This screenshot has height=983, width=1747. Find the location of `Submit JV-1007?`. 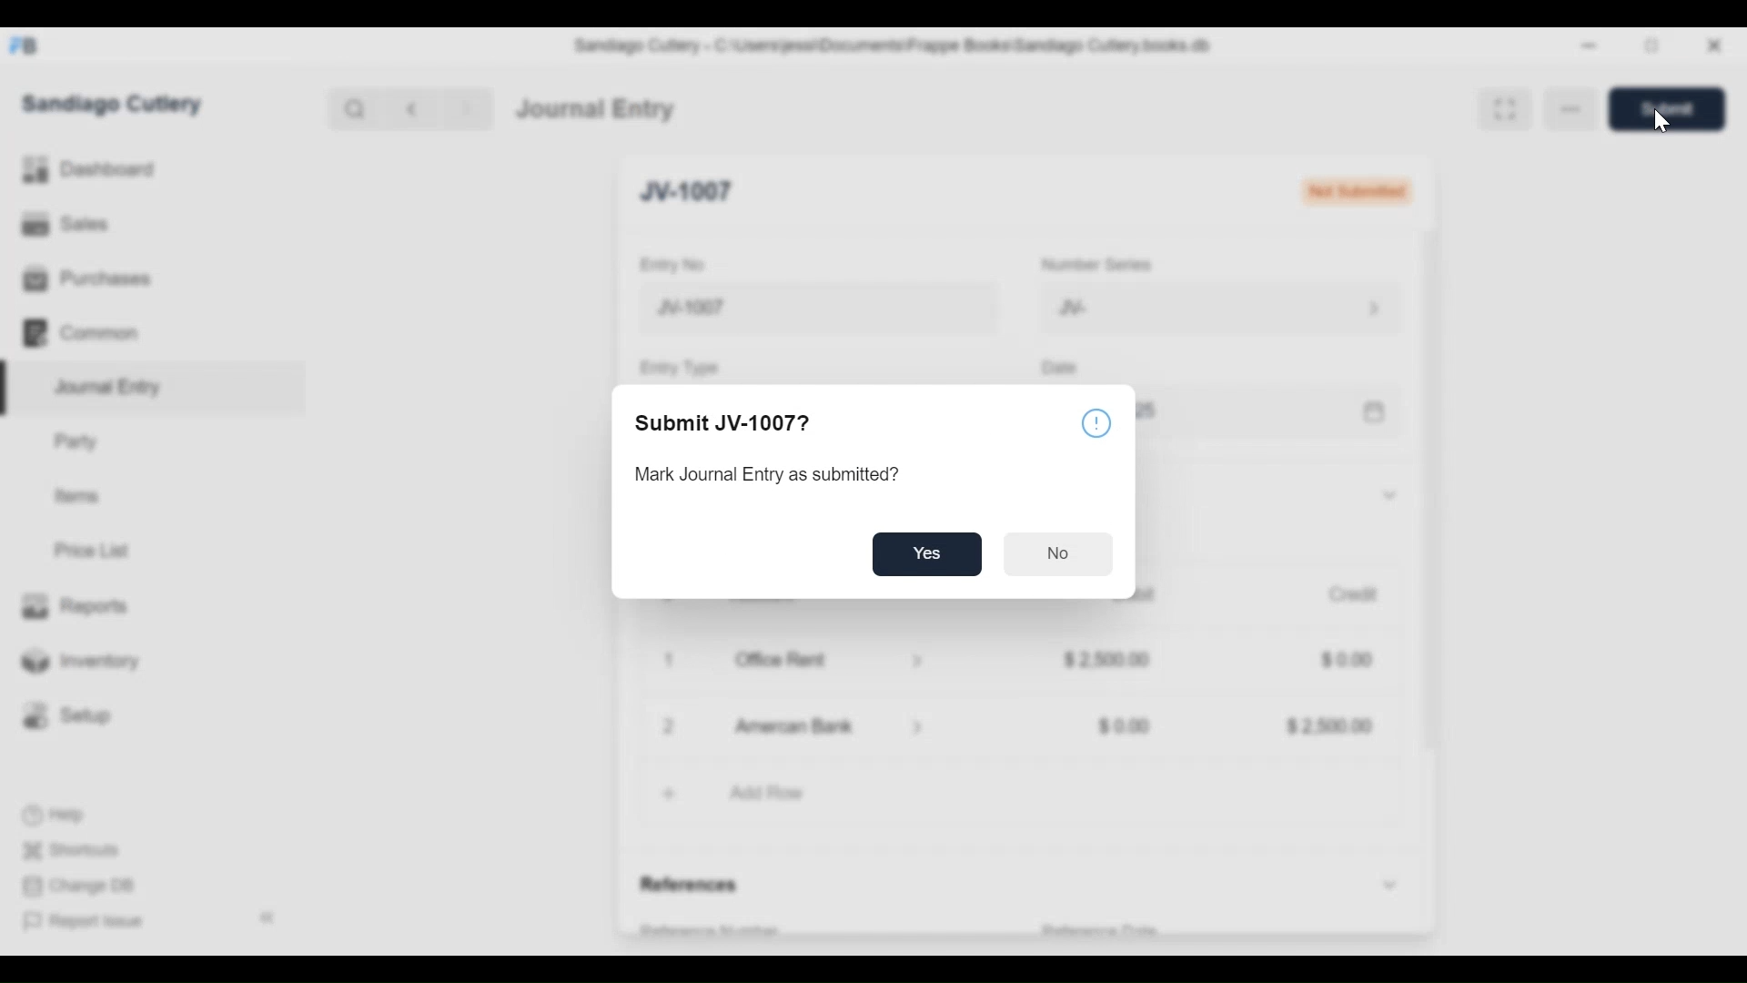

Submit JV-1007? is located at coordinates (732, 423).